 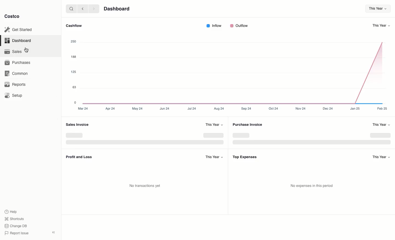 What do you see at coordinates (376, 9) in the screenshot?
I see `This Year` at bounding box center [376, 9].